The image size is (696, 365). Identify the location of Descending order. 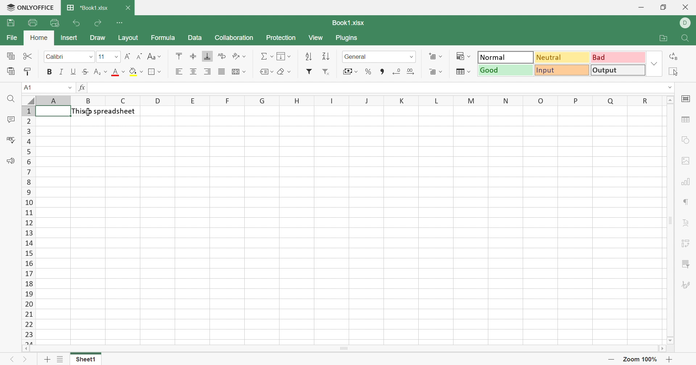
(325, 56).